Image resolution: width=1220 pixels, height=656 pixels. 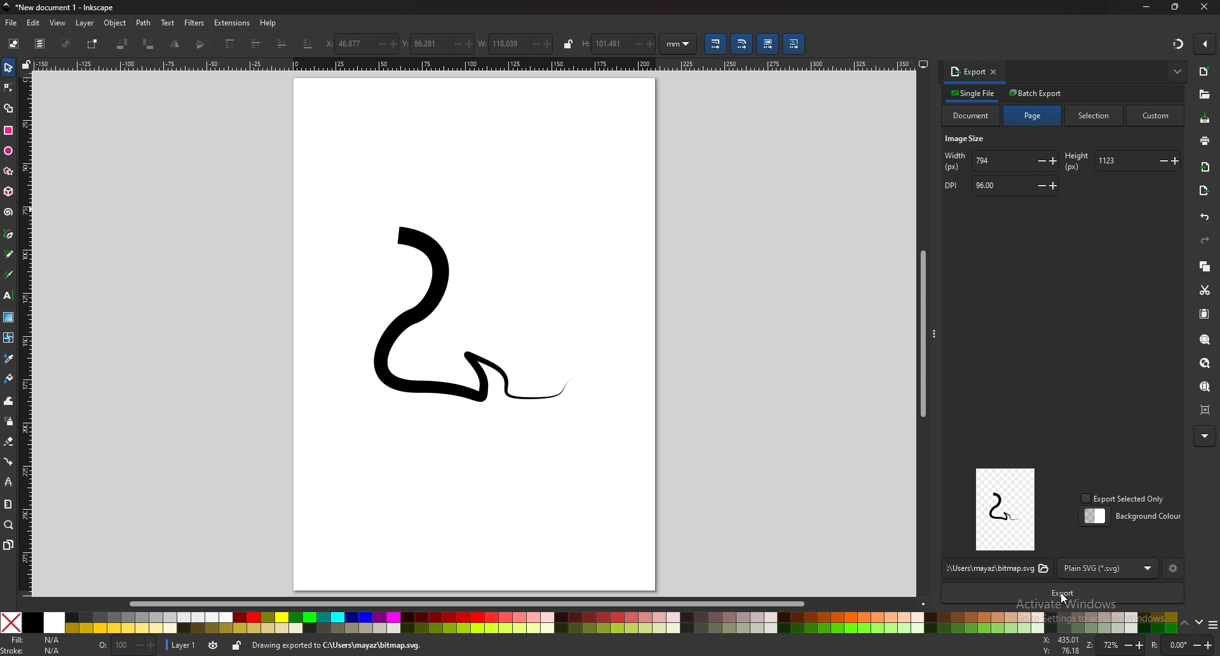 I want to click on rotation, so click(x=1181, y=645).